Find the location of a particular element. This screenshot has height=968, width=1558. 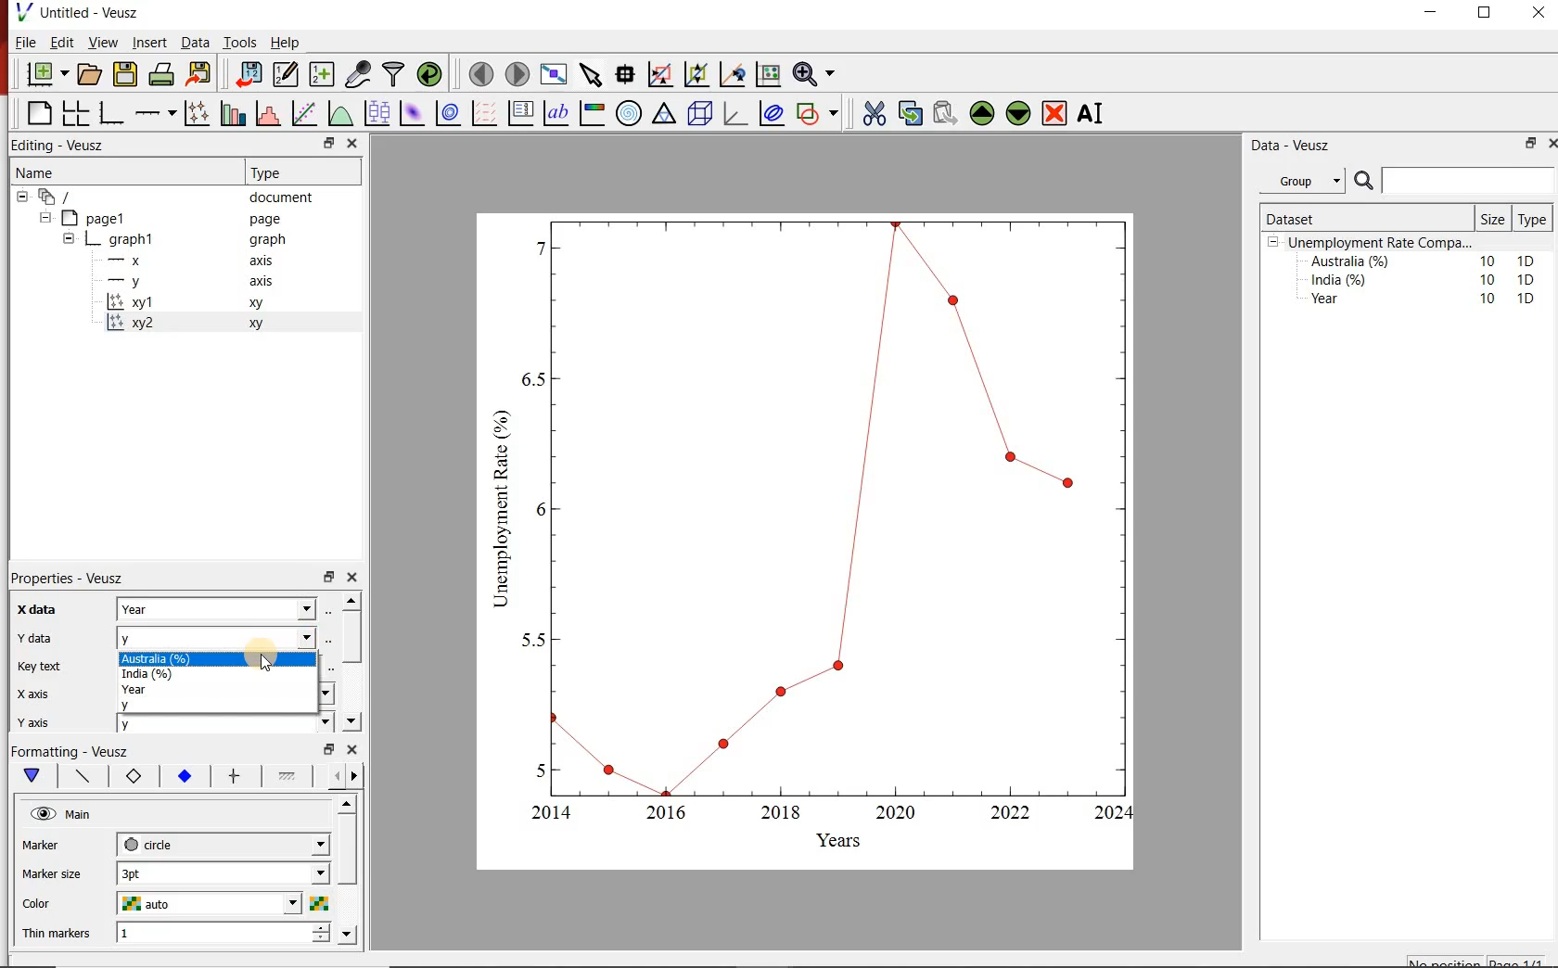

save document is located at coordinates (125, 73).